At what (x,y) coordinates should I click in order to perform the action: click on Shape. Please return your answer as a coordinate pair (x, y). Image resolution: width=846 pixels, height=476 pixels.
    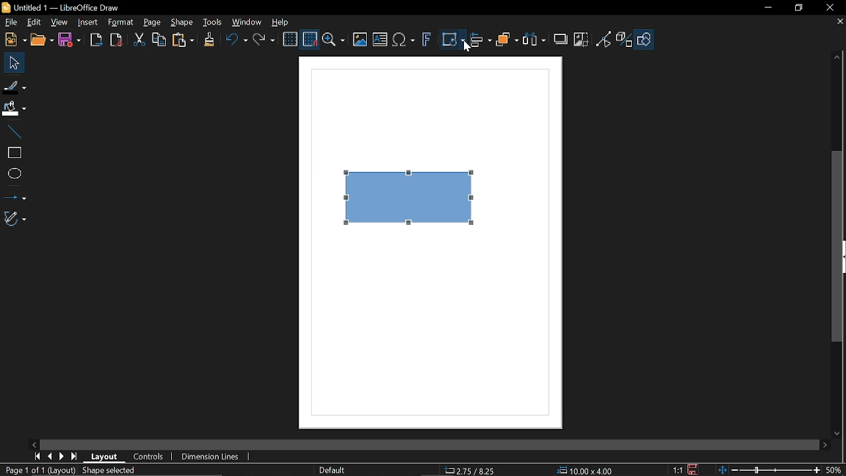
    Looking at the image, I should click on (184, 23).